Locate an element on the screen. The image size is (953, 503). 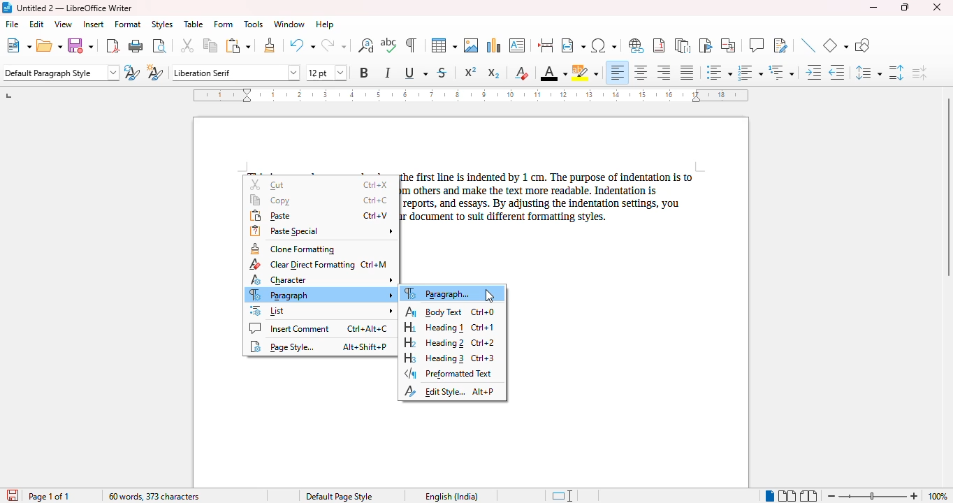
print is located at coordinates (136, 45).